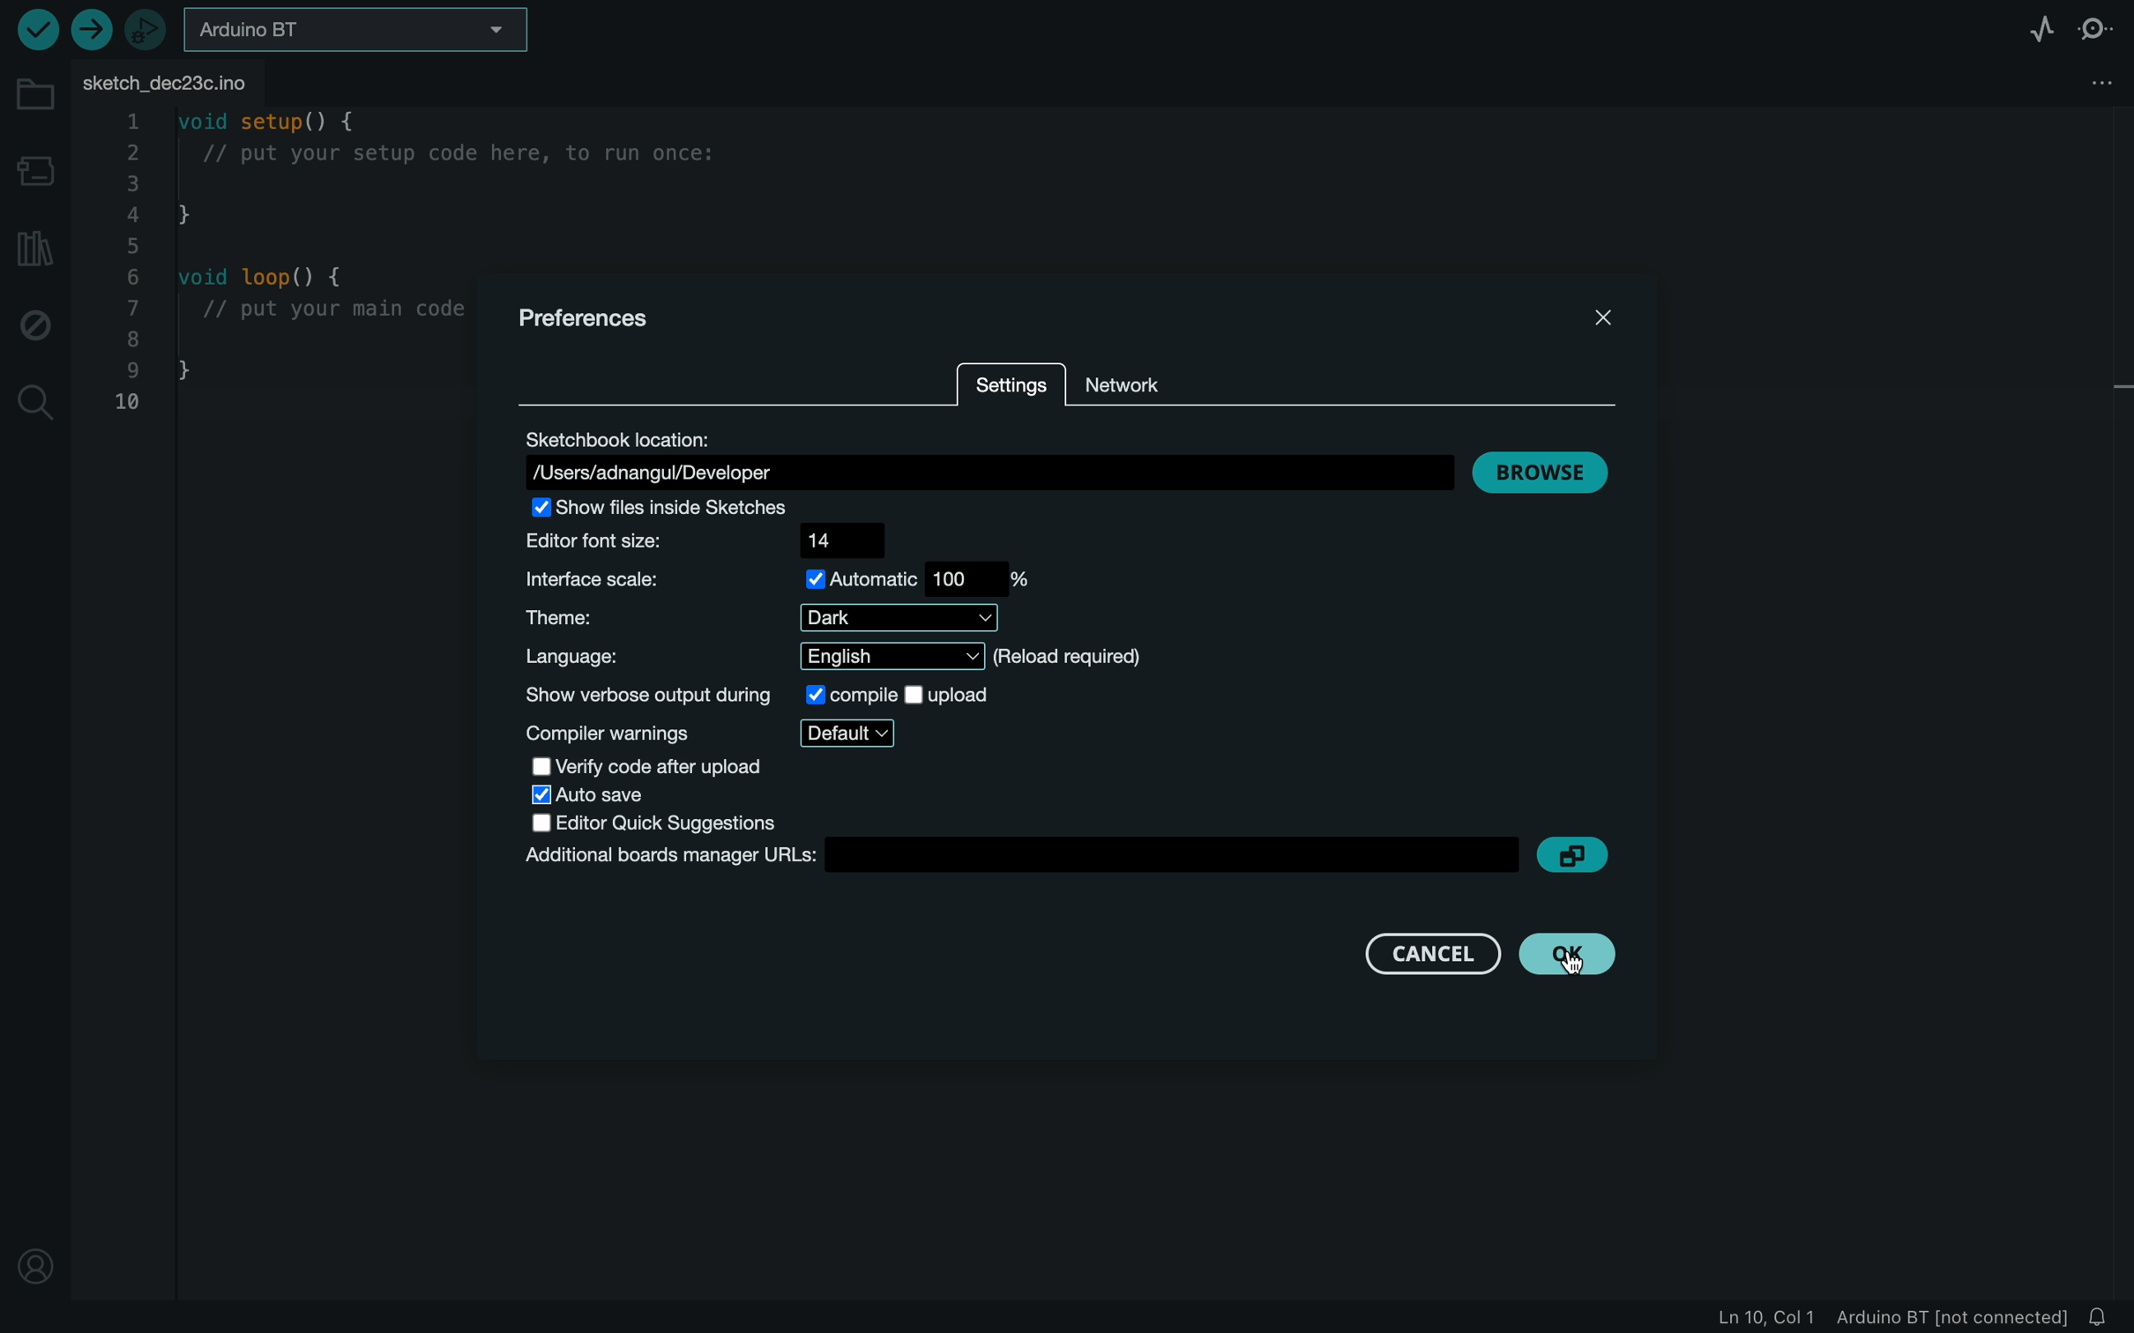  I want to click on board manger, so click(1016, 859).